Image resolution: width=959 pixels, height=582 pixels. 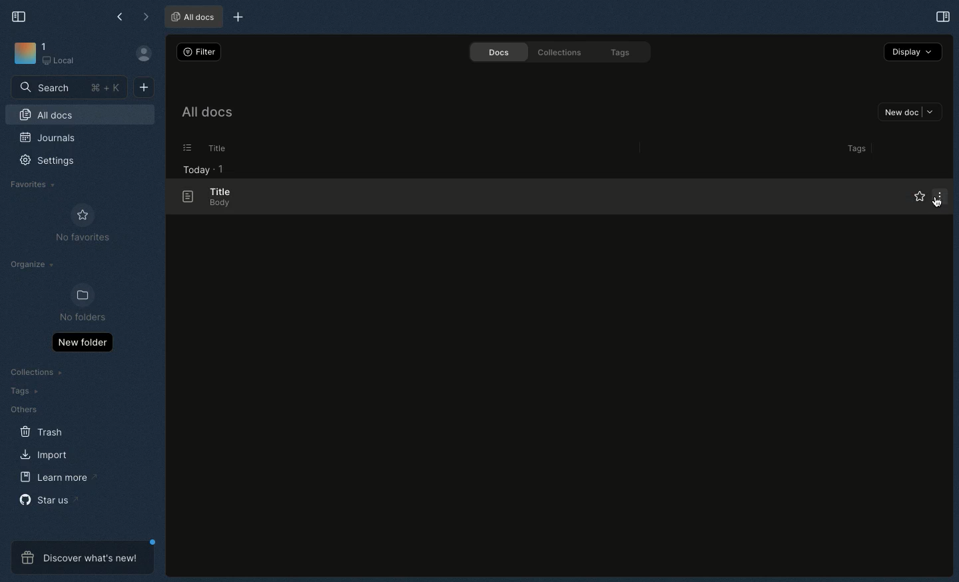 I want to click on Open right panel, so click(x=941, y=16).